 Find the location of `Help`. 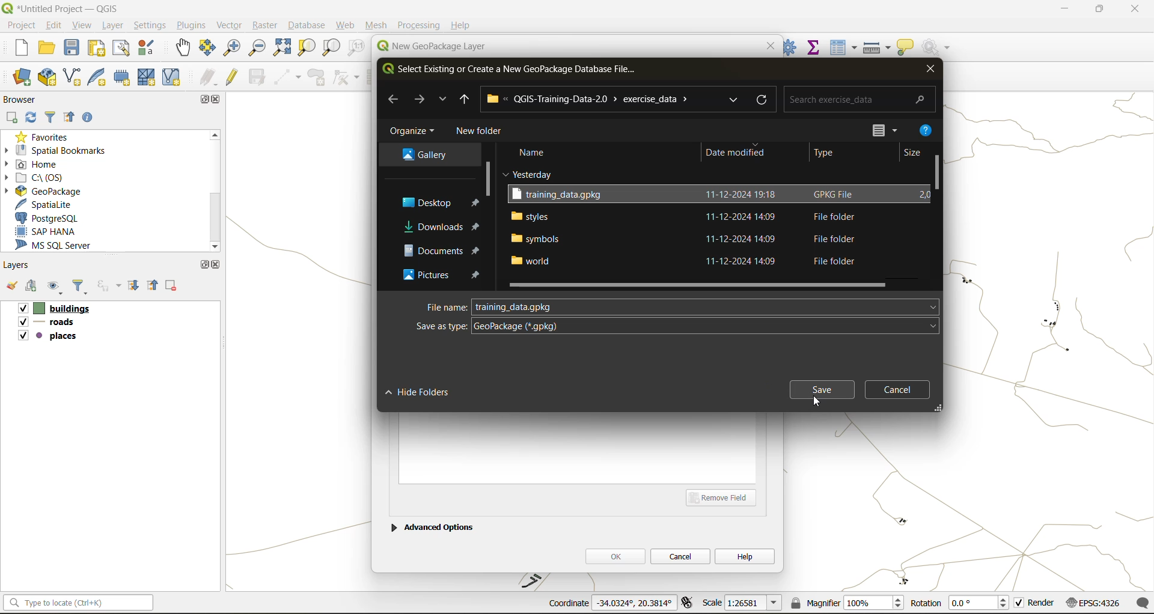

Help is located at coordinates (461, 25).